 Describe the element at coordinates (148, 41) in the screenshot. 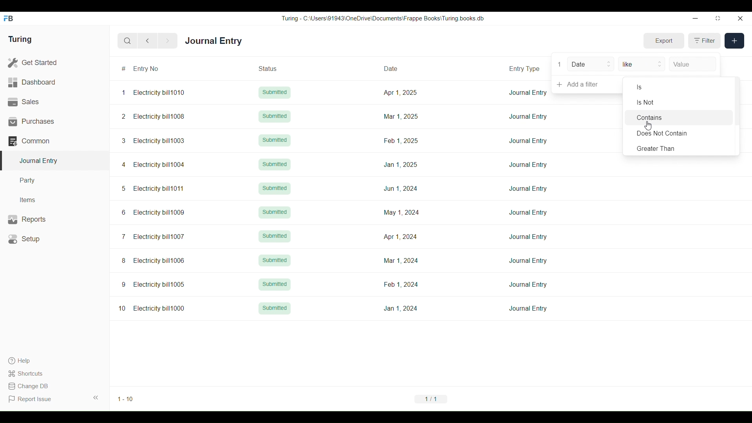

I see `Previous` at that location.